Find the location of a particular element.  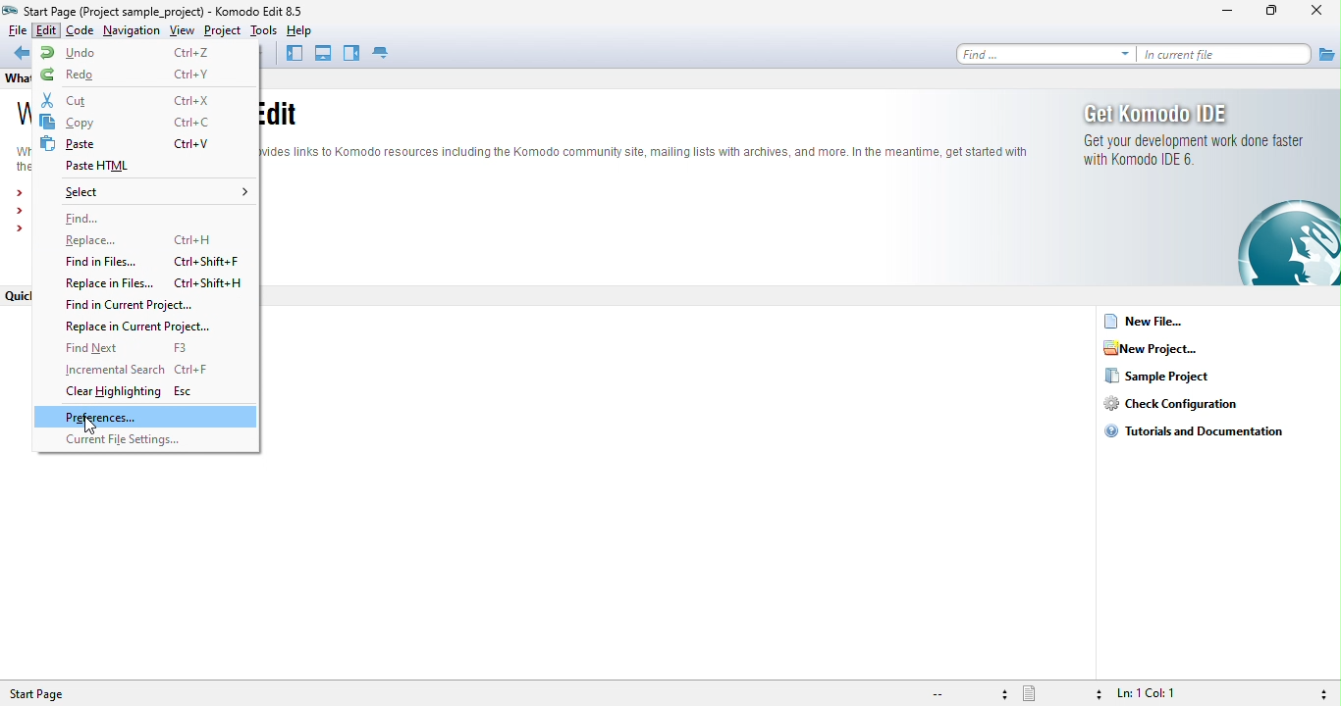

preferences is located at coordinates (149, 417).